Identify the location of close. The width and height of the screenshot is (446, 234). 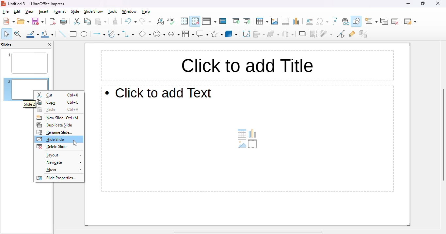
(438, 3).